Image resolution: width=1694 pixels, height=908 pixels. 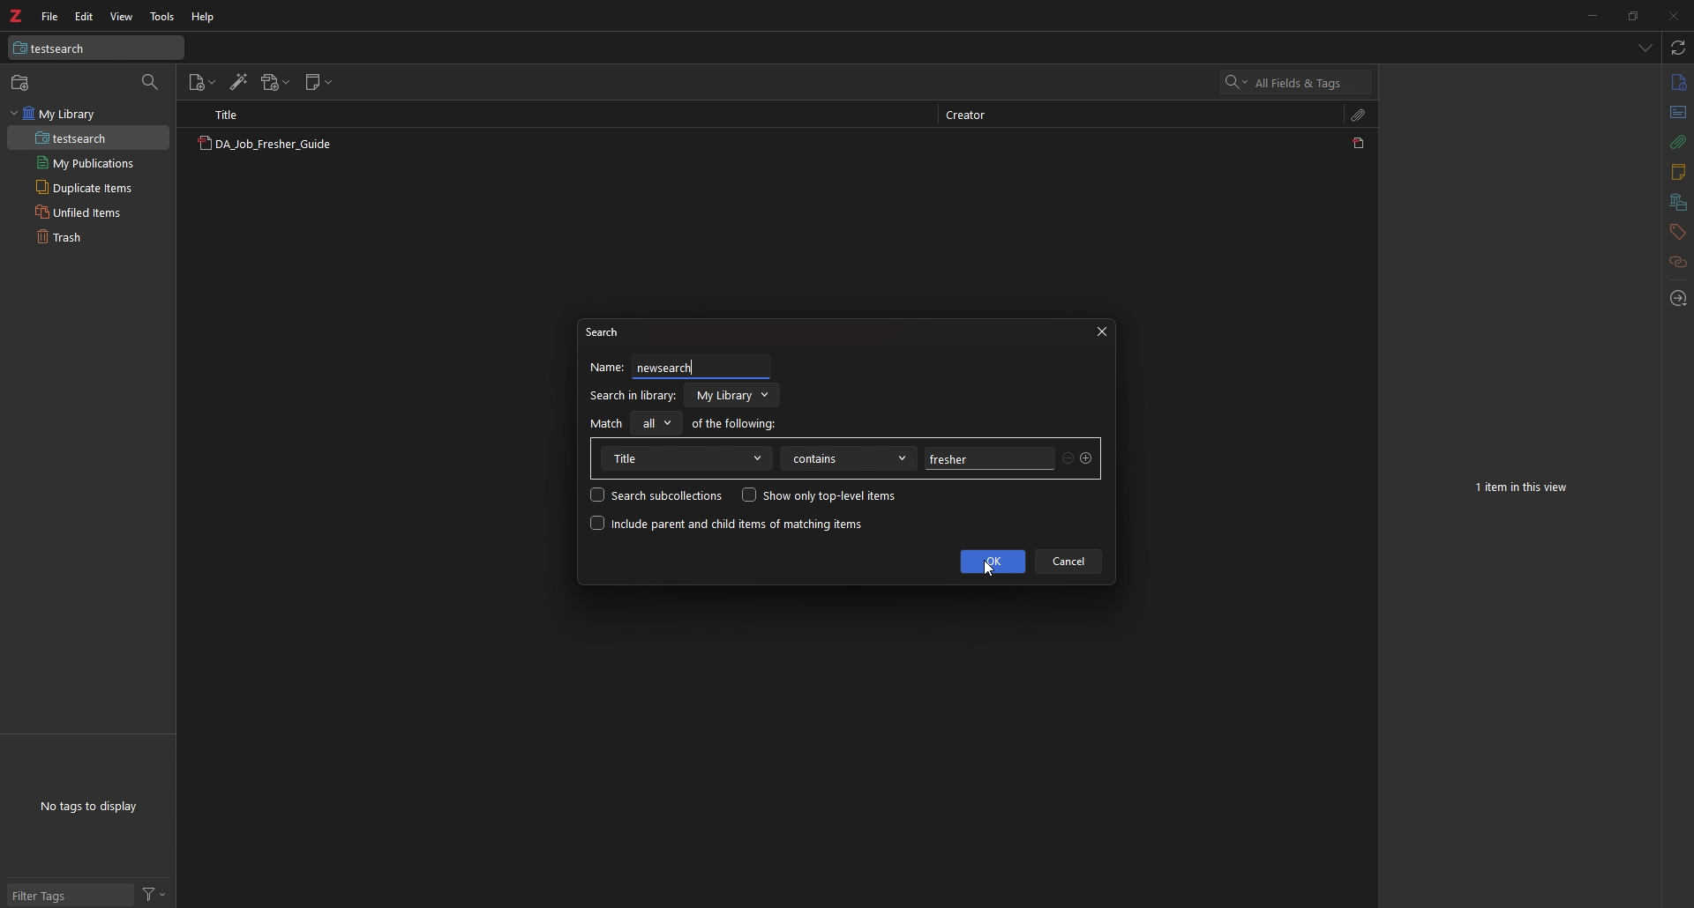 I want to click on No tags to display, so click(x=88, y=807).